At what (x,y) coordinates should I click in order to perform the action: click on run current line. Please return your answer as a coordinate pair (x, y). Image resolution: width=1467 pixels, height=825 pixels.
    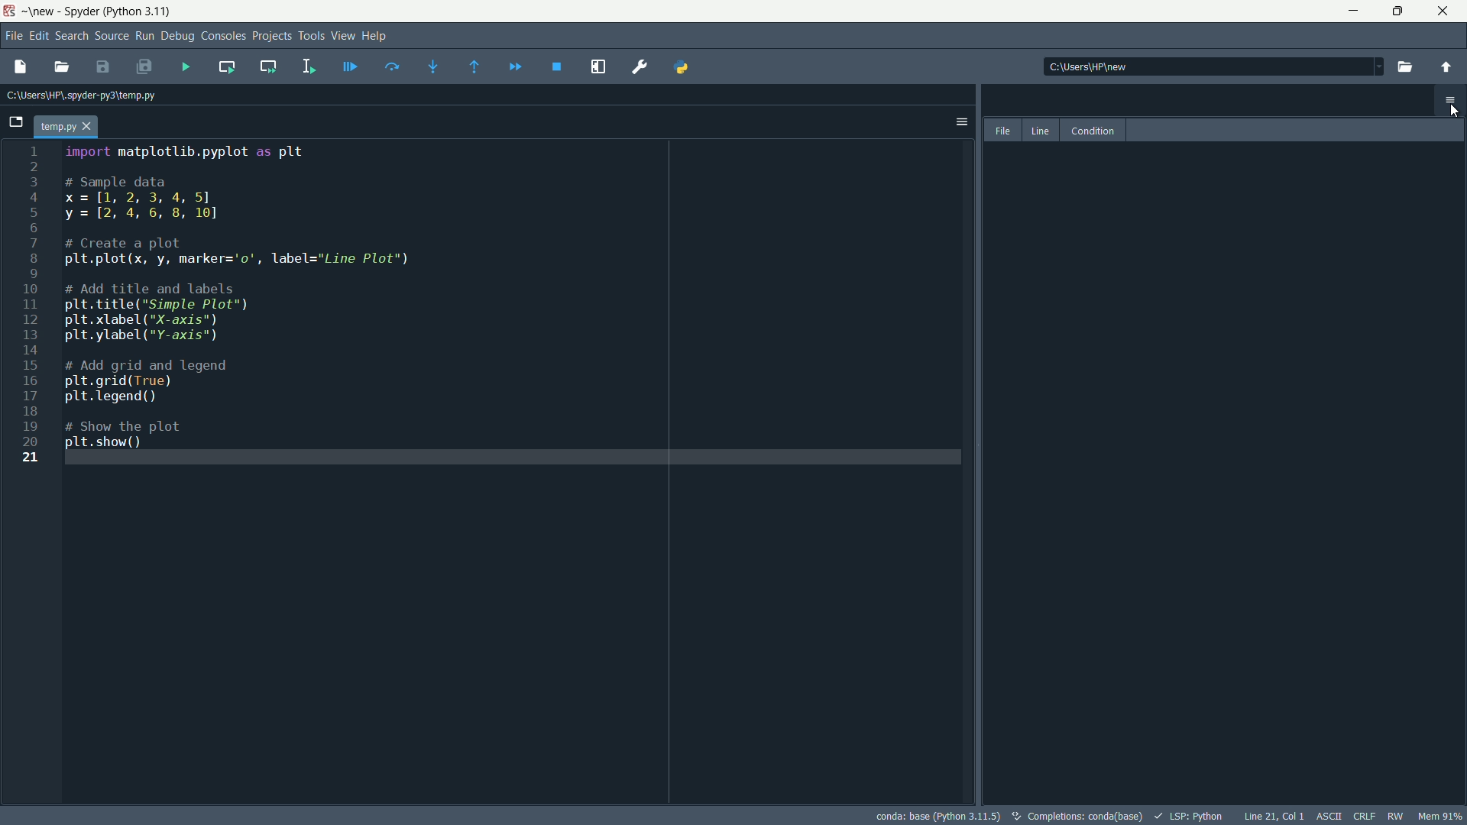
    Looking at the image, I should click on (389, 66).